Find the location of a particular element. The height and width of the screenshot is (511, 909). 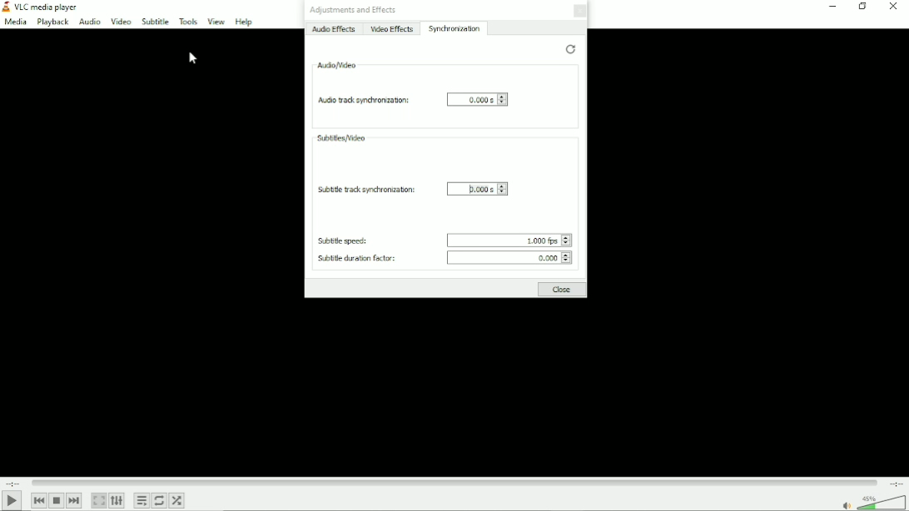

1.000 fps is located at coordinates (507, 238).